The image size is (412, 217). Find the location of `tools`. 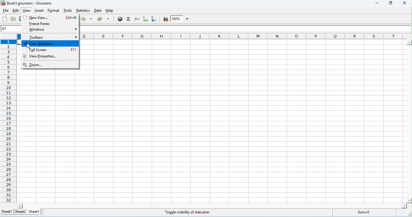

tools is located at coordinates (68, 11).